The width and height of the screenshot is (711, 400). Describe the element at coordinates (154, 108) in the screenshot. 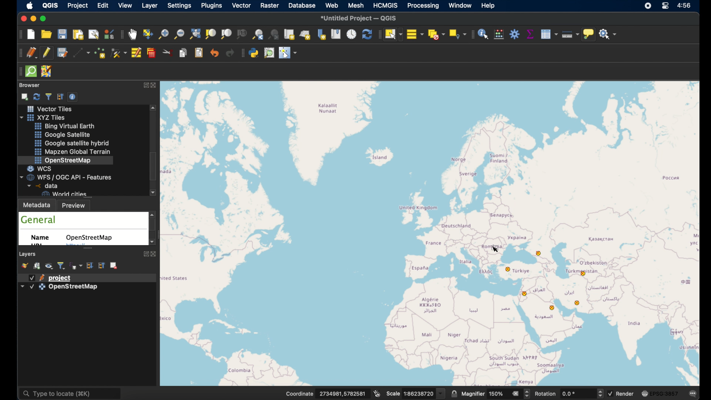

I see `scroll up arrow` at that location.